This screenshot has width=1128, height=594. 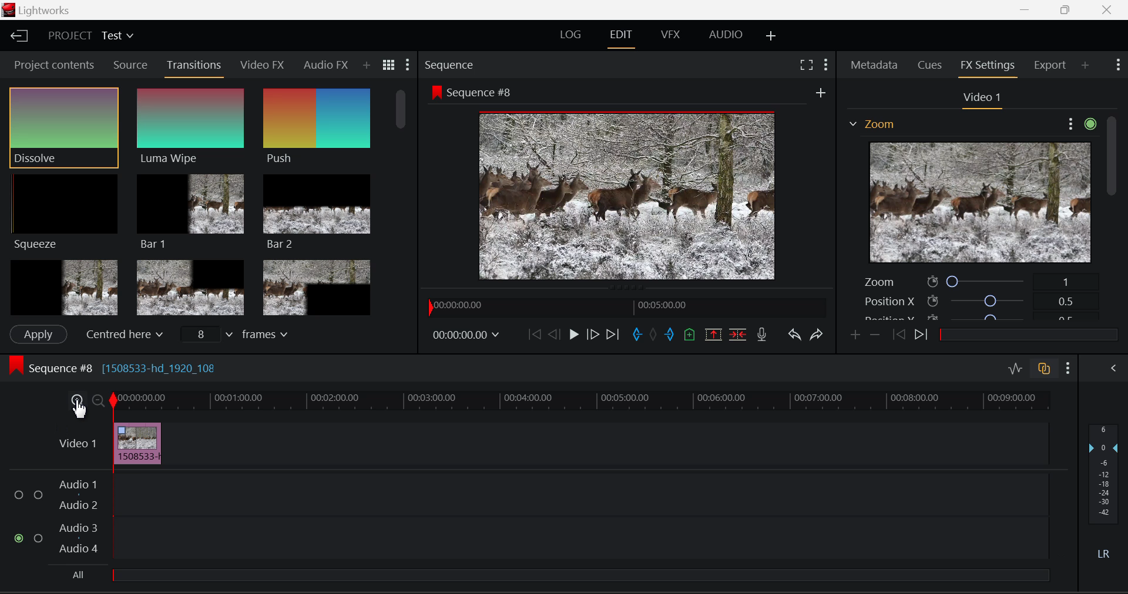 What do you see at coordinates (560, 575) in the screenshot?
I see `All` at bounding box center [560, 575].